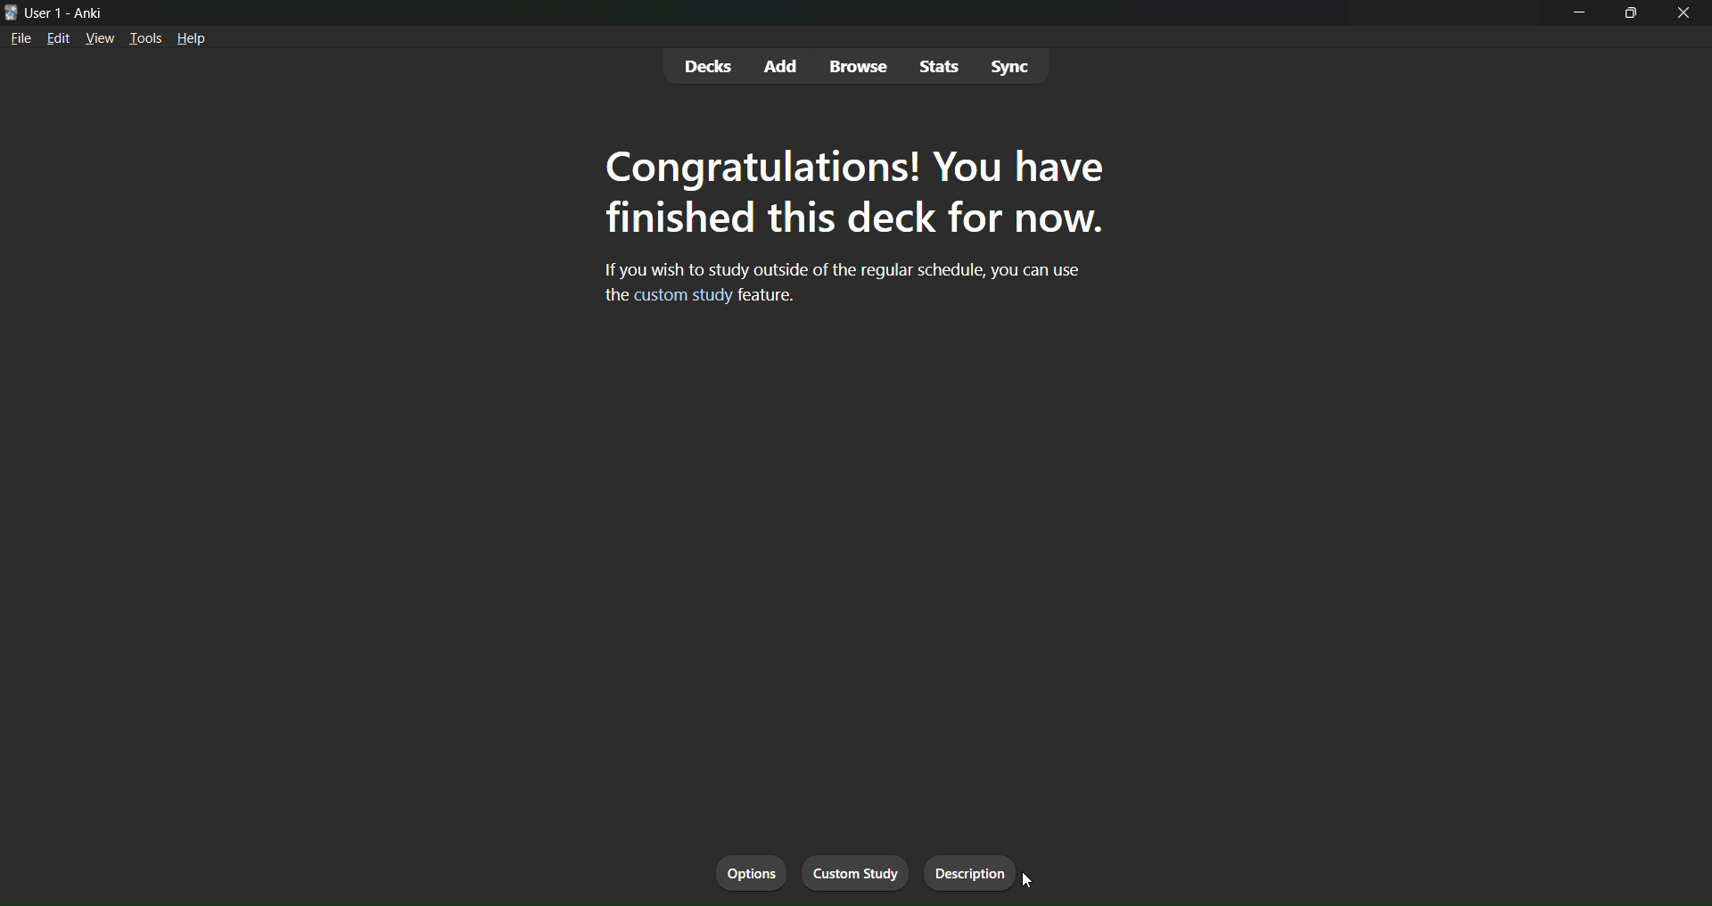  Describe the element at coordinates (1032, 884) in the screenshot. I see `cursor` at that location.